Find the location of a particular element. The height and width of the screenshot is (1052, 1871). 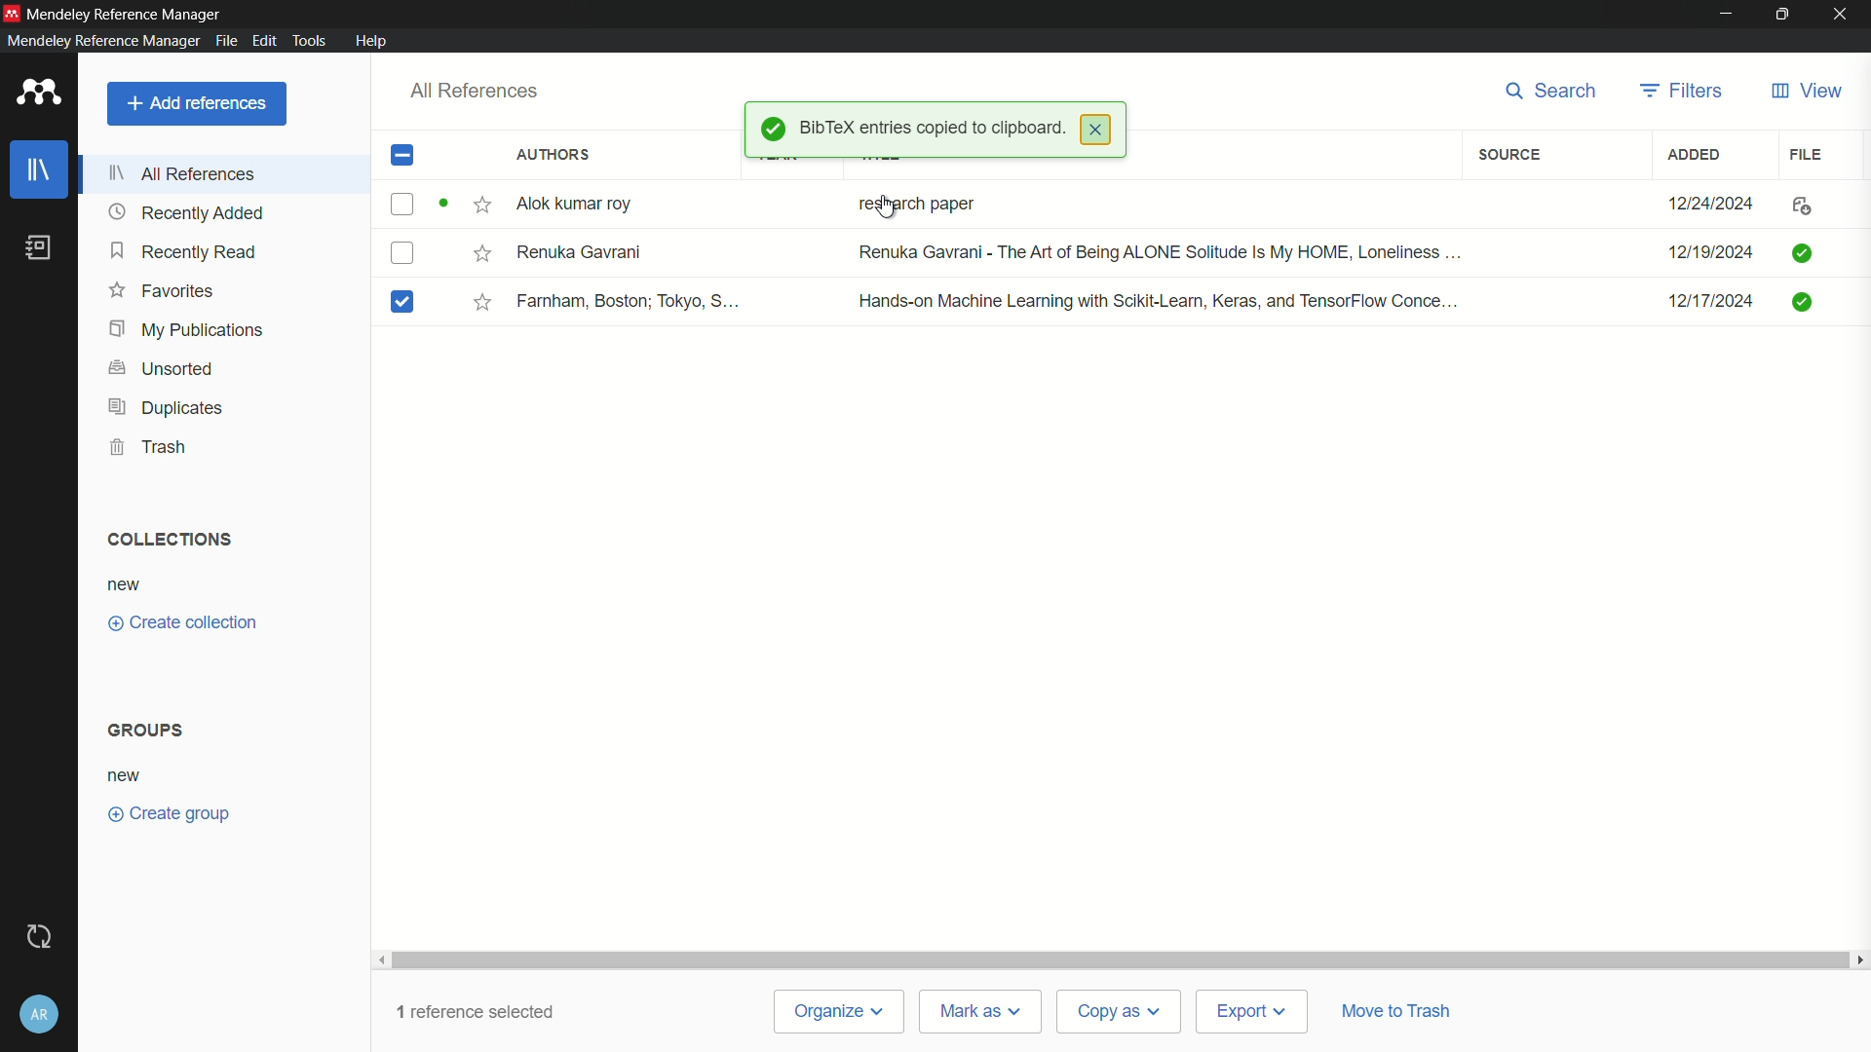

favorites is located at coordinates (160, 291).